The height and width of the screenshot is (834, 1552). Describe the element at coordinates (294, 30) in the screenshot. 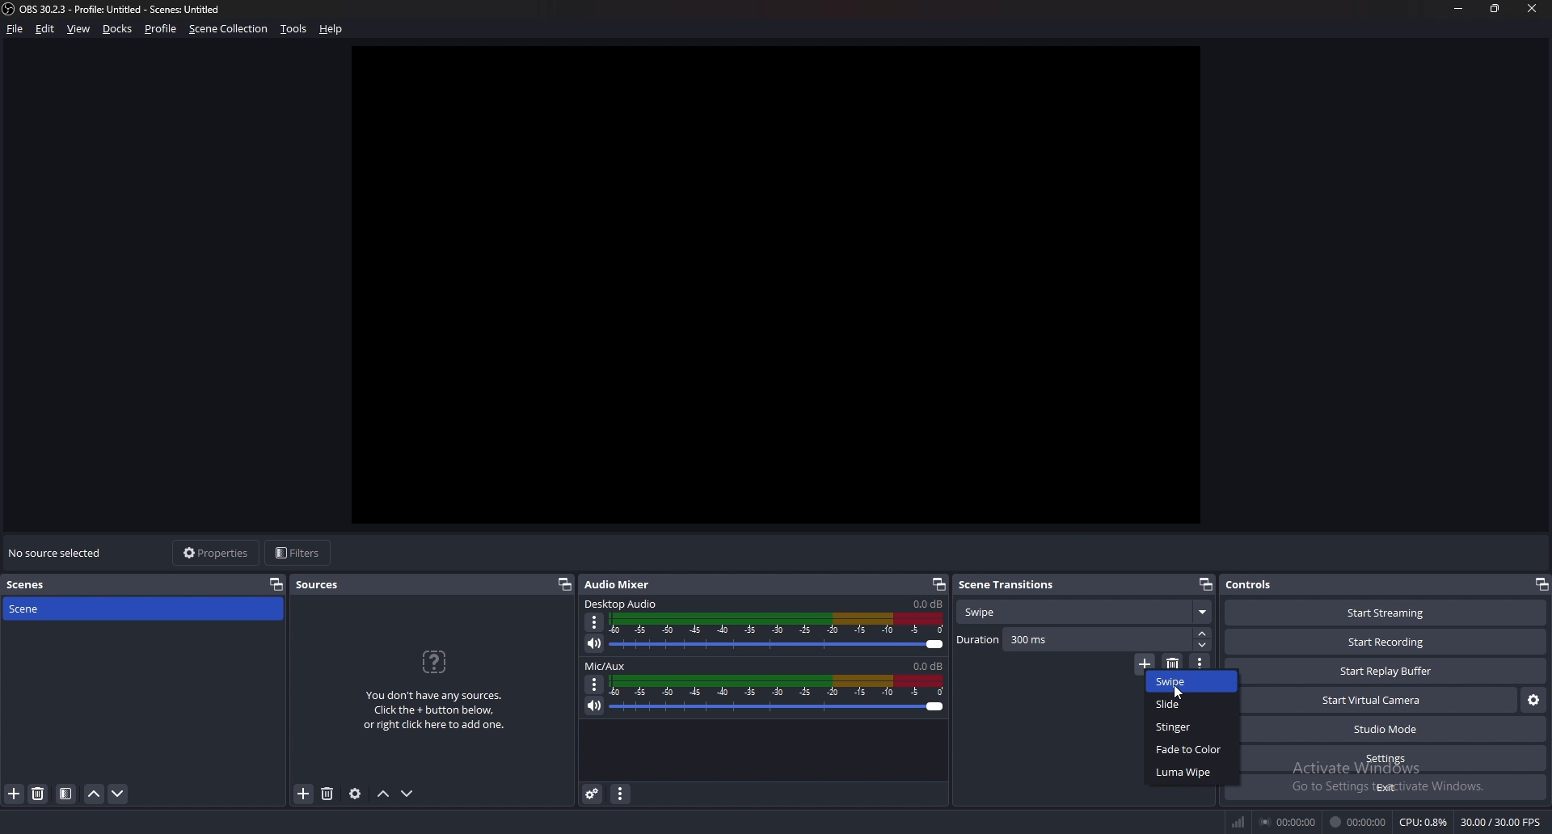

I see `tools` at that location.